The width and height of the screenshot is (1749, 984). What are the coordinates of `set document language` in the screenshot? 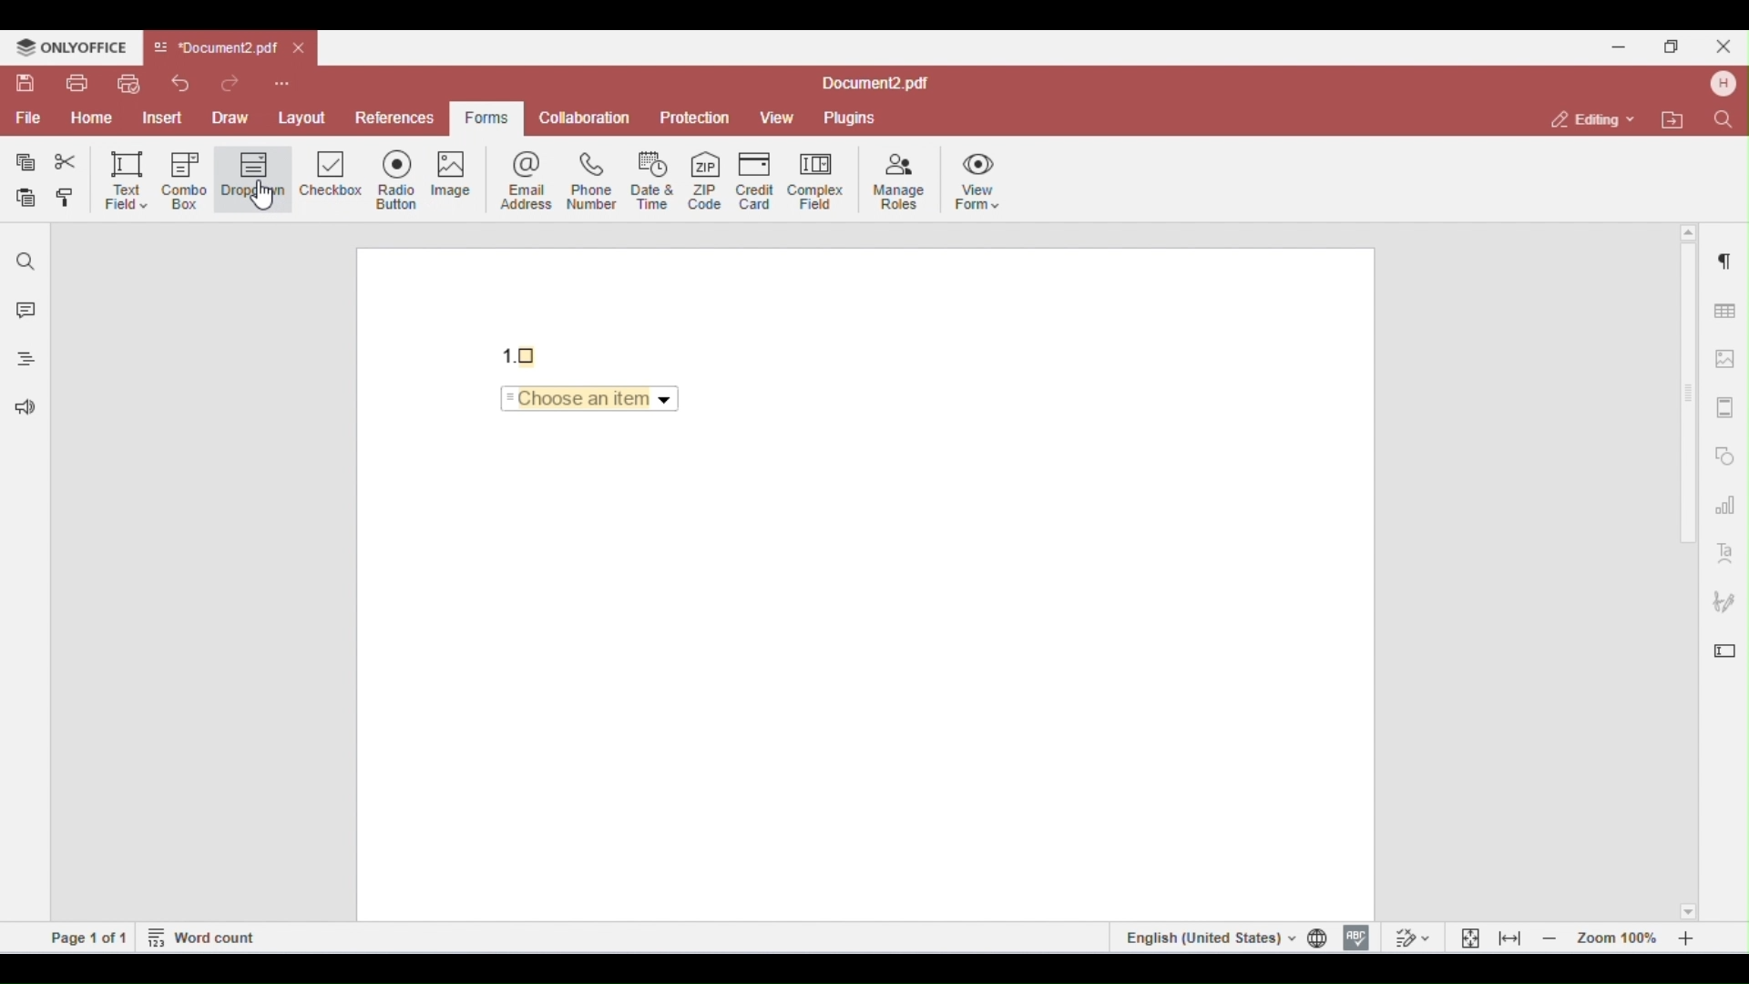 It's located at (1321, 938).